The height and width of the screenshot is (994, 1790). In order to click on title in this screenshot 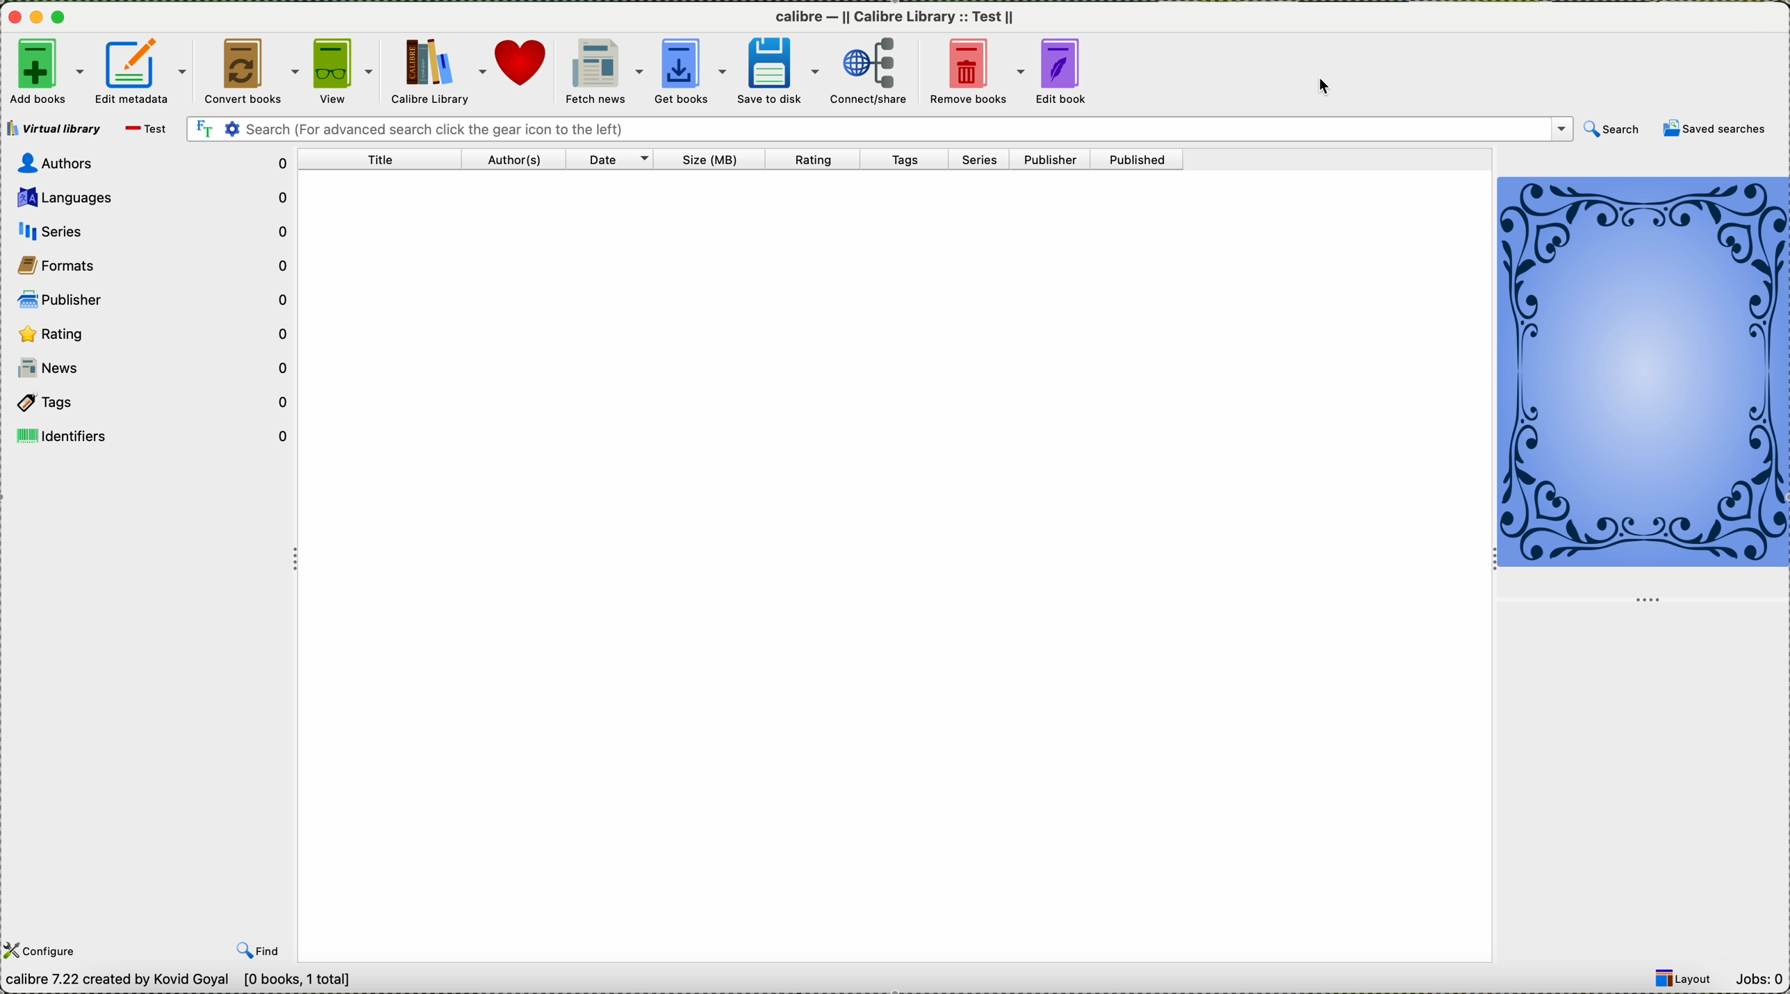, I will do `click(388, 160)`.